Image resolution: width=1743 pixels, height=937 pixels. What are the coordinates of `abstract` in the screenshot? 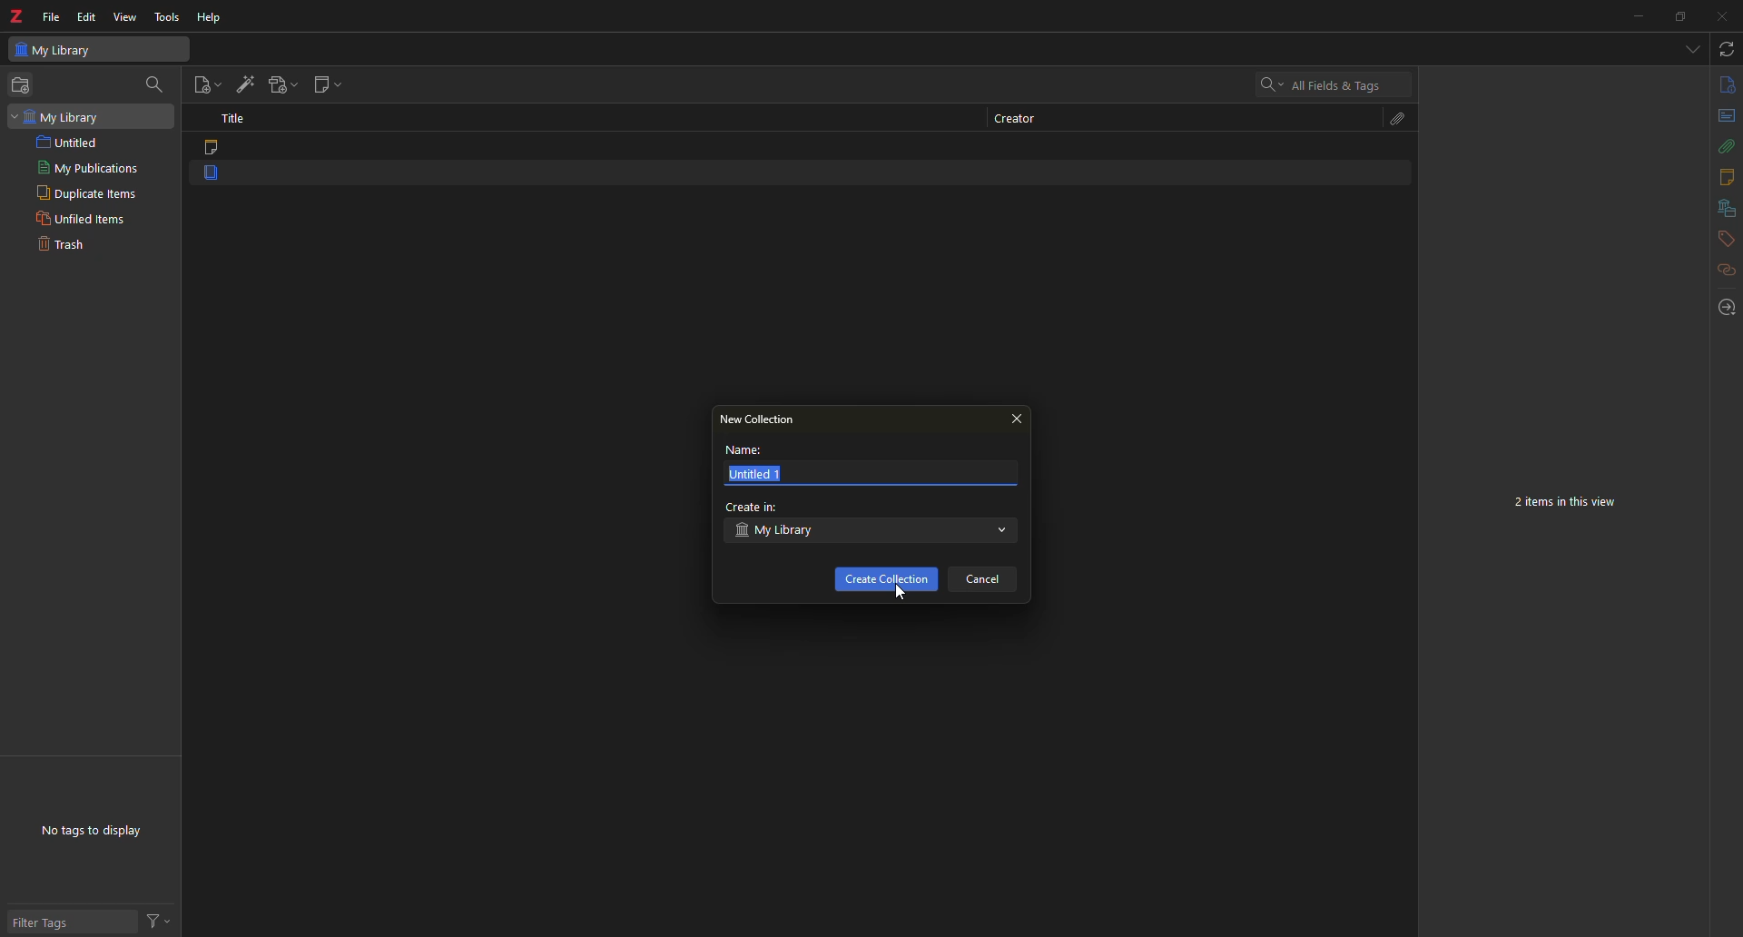 It's located at (1721, 118).